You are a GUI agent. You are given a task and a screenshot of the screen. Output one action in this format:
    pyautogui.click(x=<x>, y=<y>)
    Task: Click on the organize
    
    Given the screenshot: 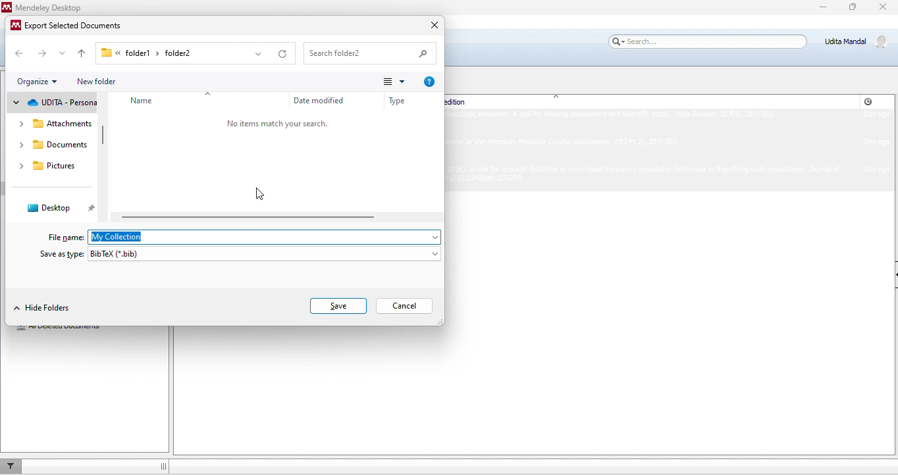 What is the action you would take?
    pyautogui.click(x=41, y=82)
    